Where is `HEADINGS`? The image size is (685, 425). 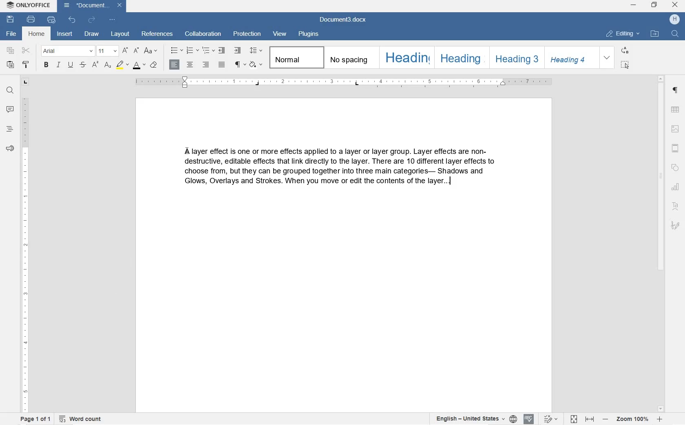
HEADINGS is located at coordinates (10, 129).